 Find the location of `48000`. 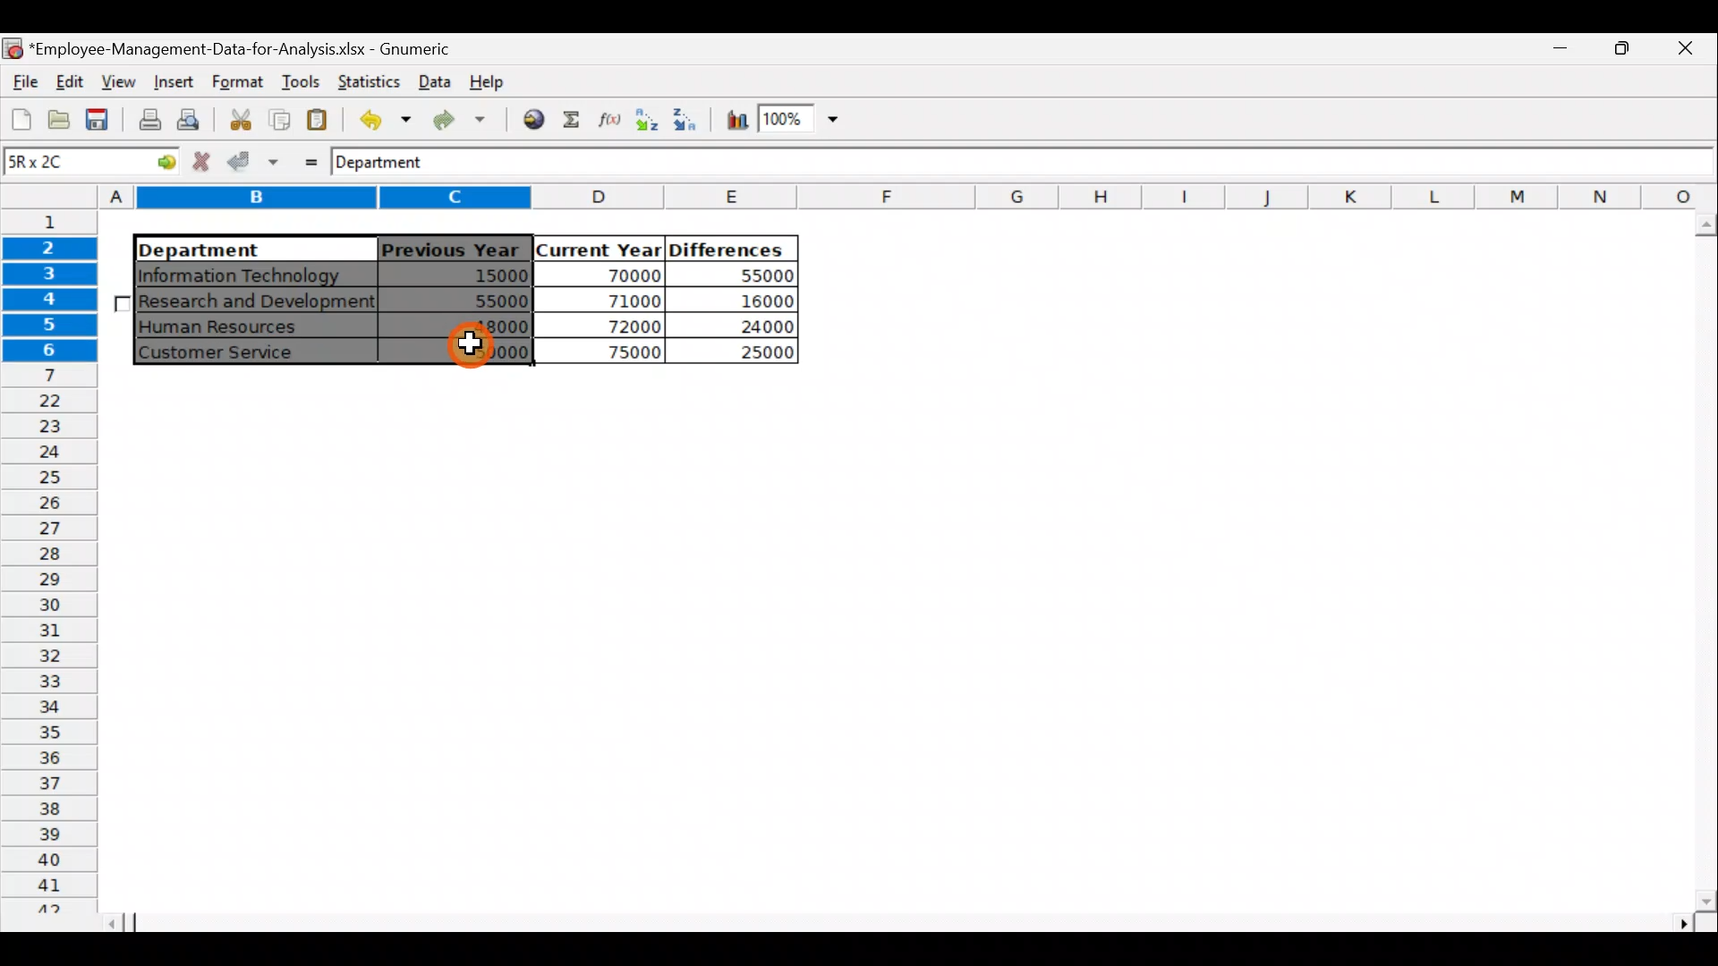

48000 is located at coordinates (471, 327).